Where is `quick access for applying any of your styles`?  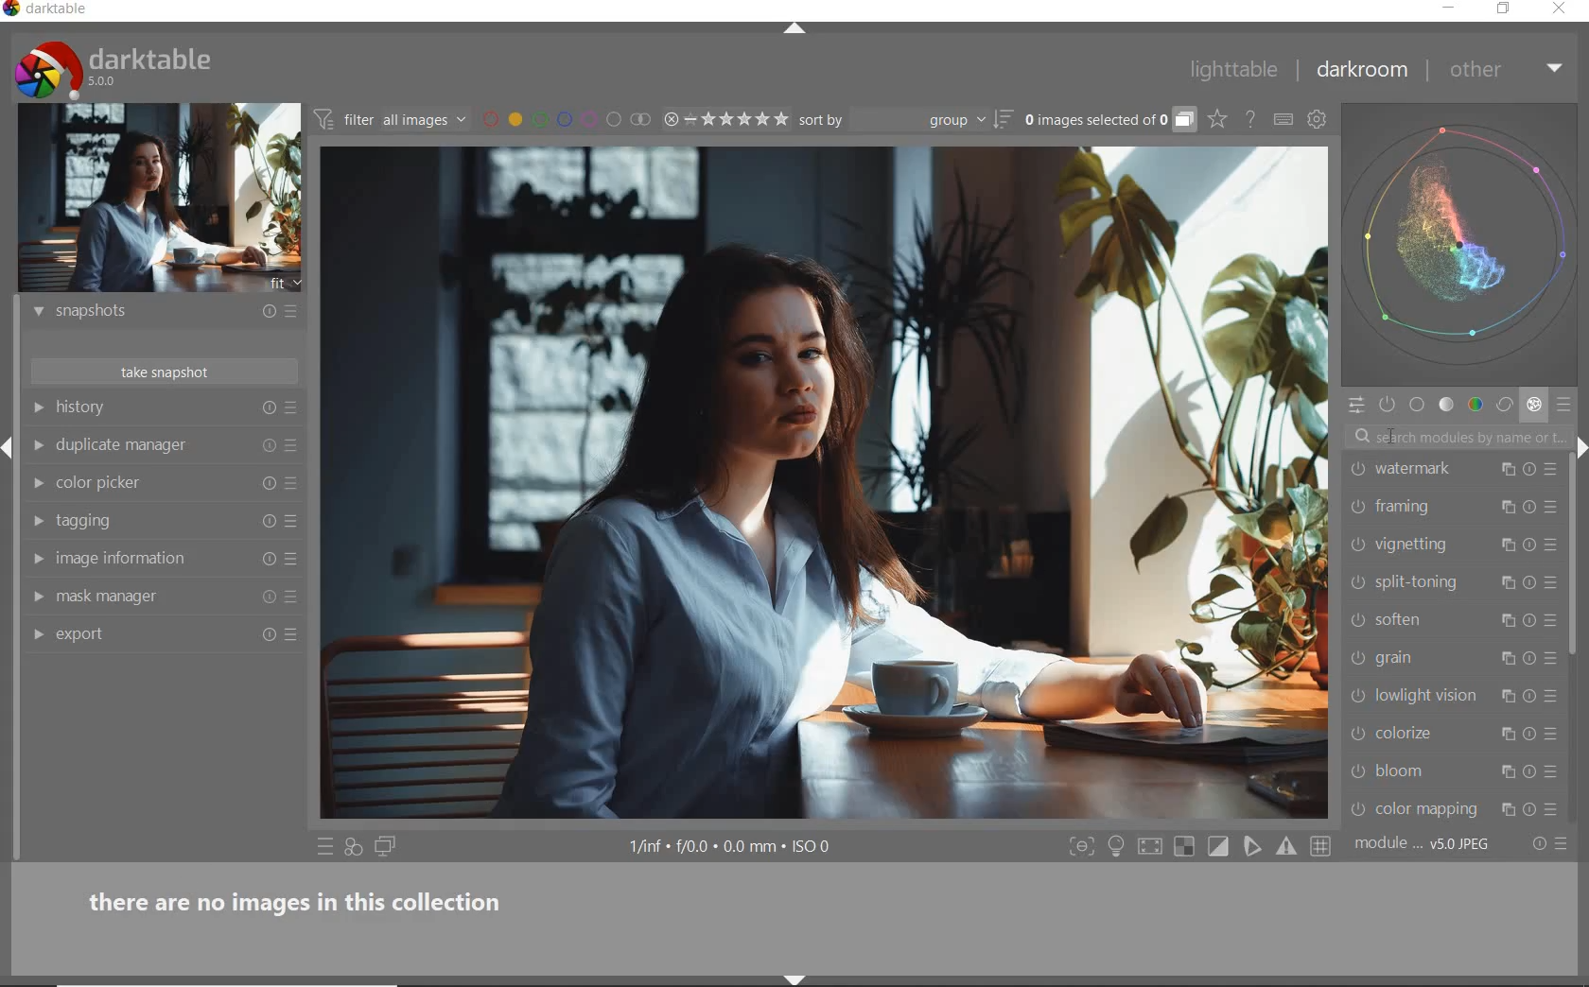 quick access for applying any of your styles is located at coordinates (355, 848).